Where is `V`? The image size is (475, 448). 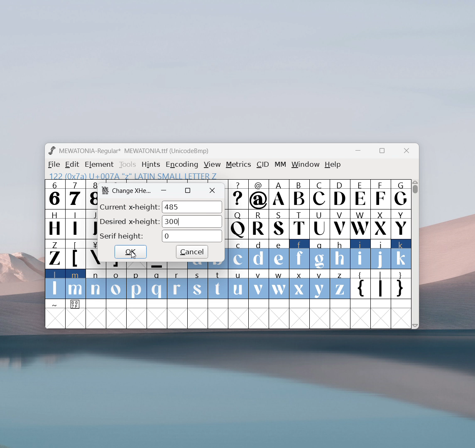 V is located at coordinates (339, 224).